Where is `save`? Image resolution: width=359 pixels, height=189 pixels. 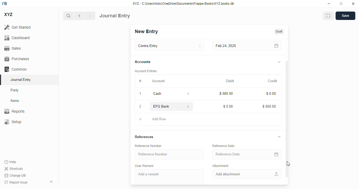
save is located at coordinates (345, 16).